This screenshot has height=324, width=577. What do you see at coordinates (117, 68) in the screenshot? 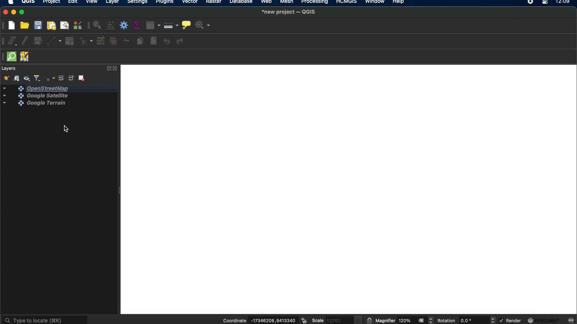
I see `close` at bounding box center [117, 68].